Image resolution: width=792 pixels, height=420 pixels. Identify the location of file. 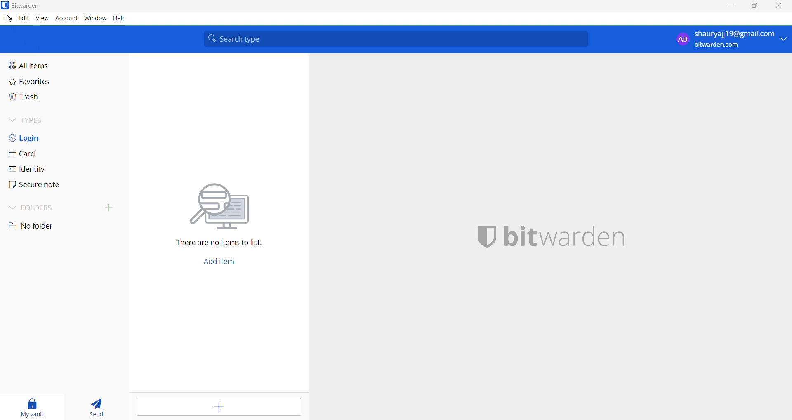
(8, 19).